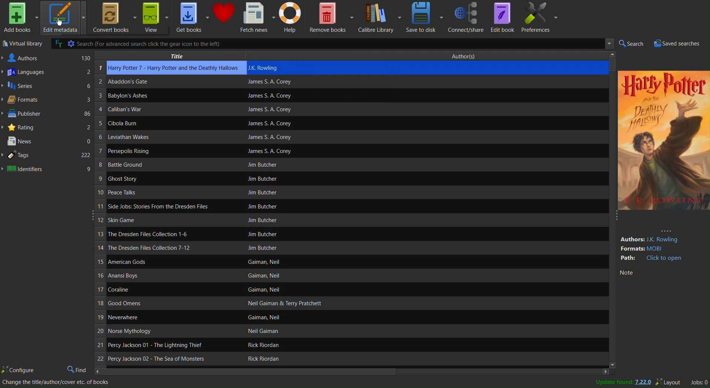  Describe the element at coordinates (163, 221) in the screenshot. I see `Book name` at that location.